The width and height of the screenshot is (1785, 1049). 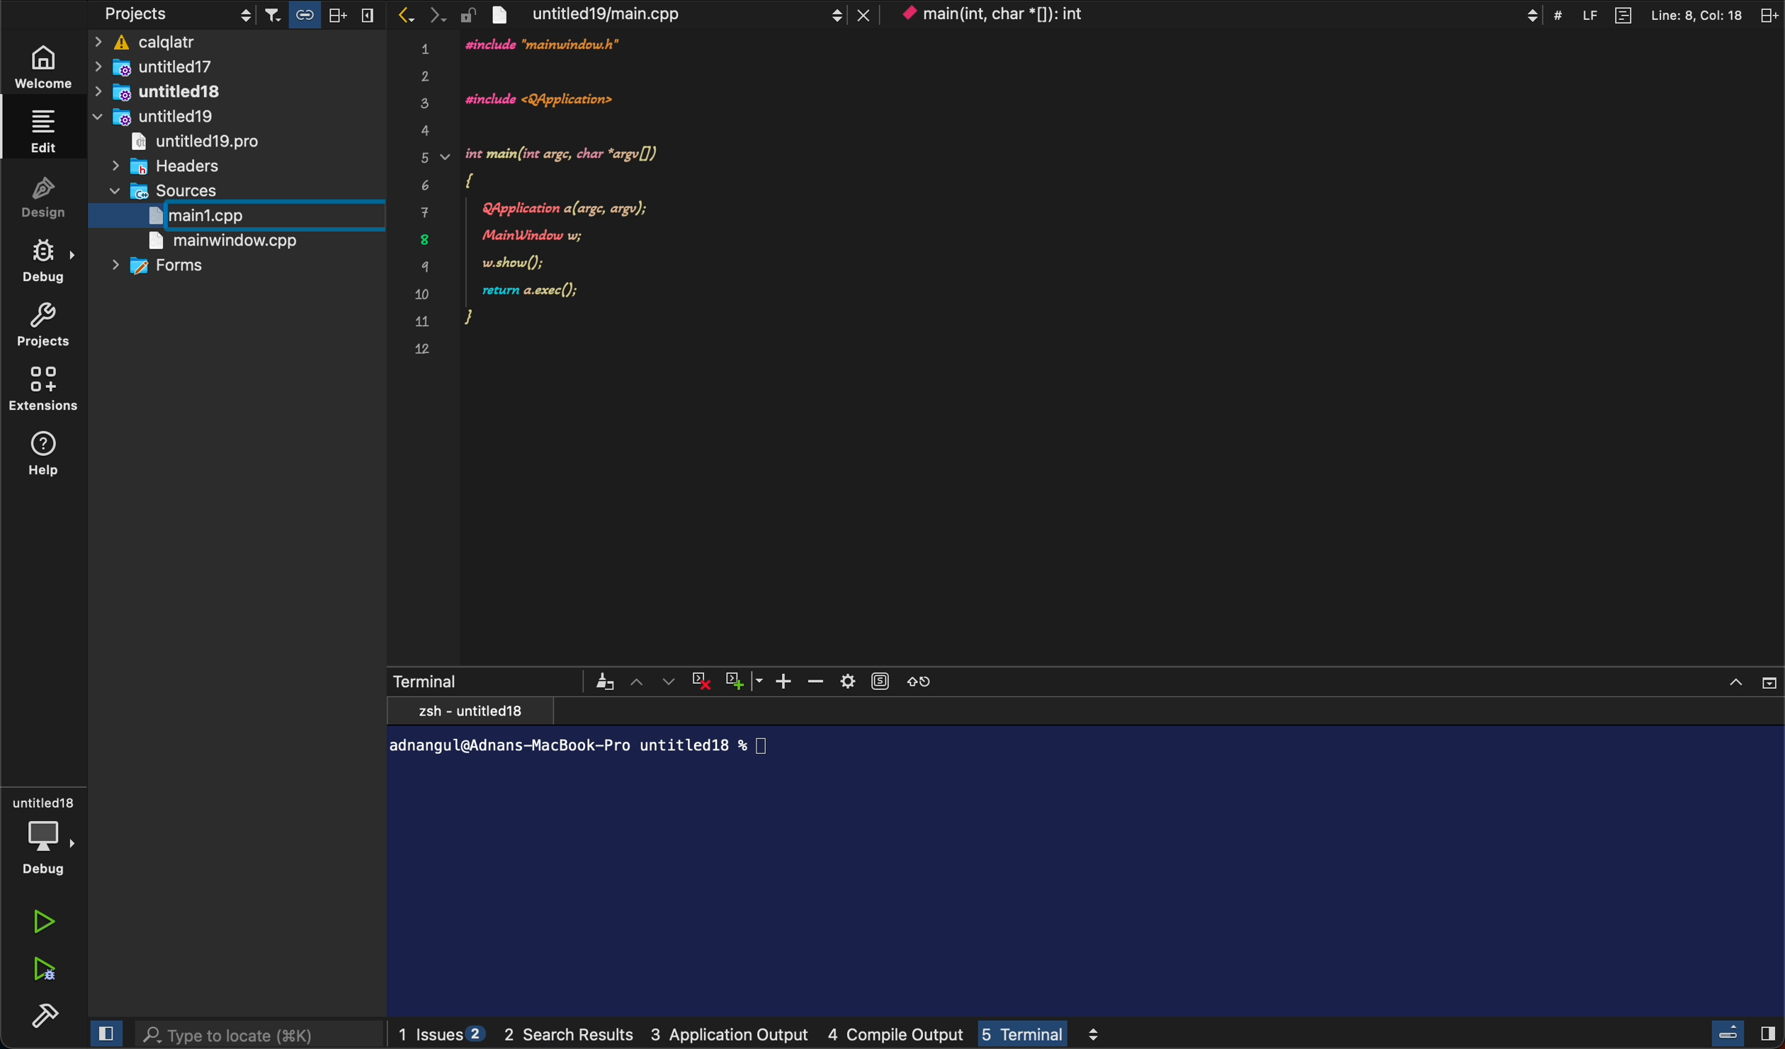 I want to click on code, so click(x=585, y=199).